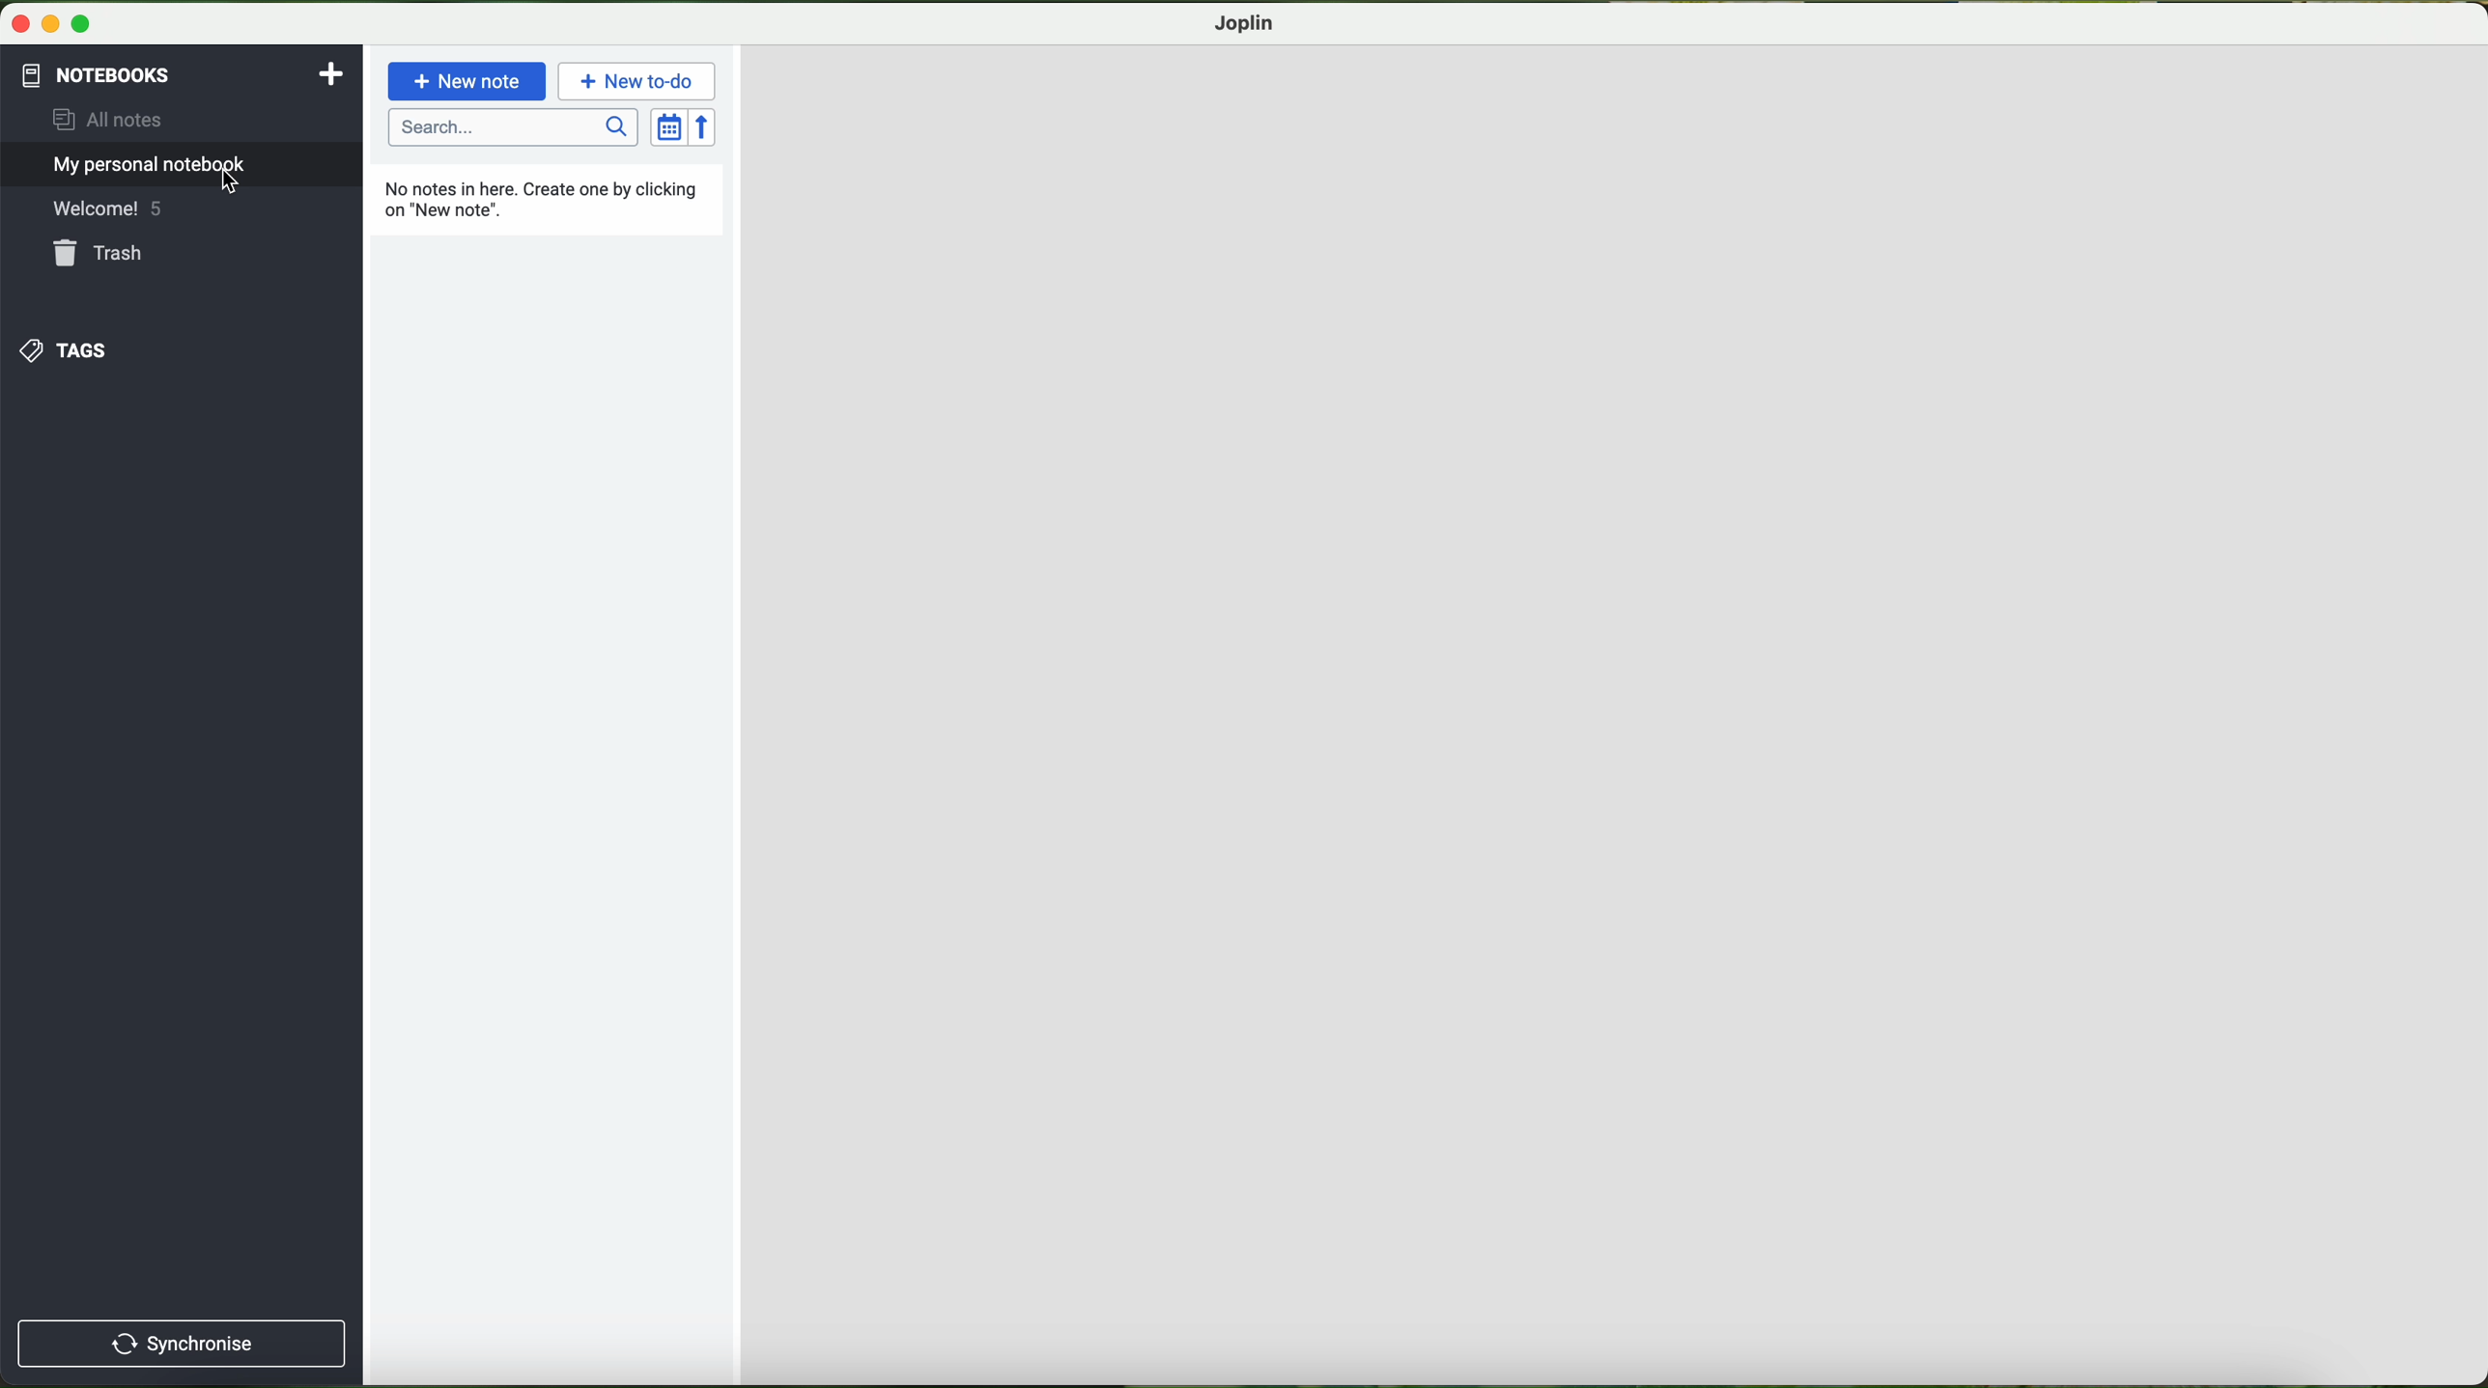  What do you see at coordinates (515, 128) in the screenshot?
I see `search bar` at bounding box center [515, 128].